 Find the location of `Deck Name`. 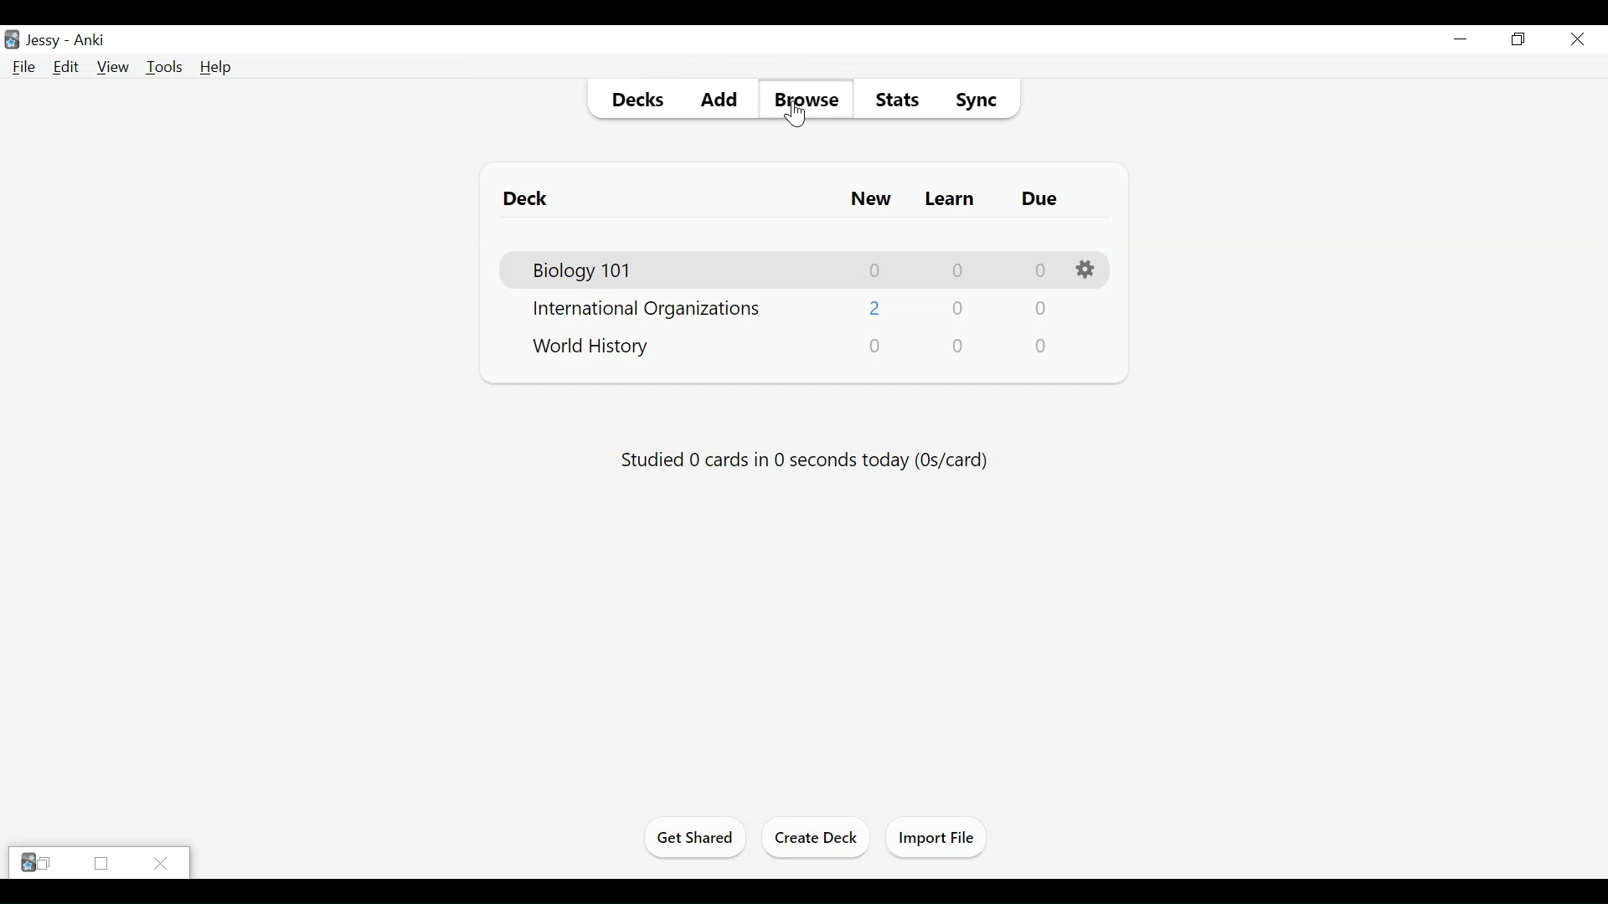

Deck Name is located at coordinates (645, 311).